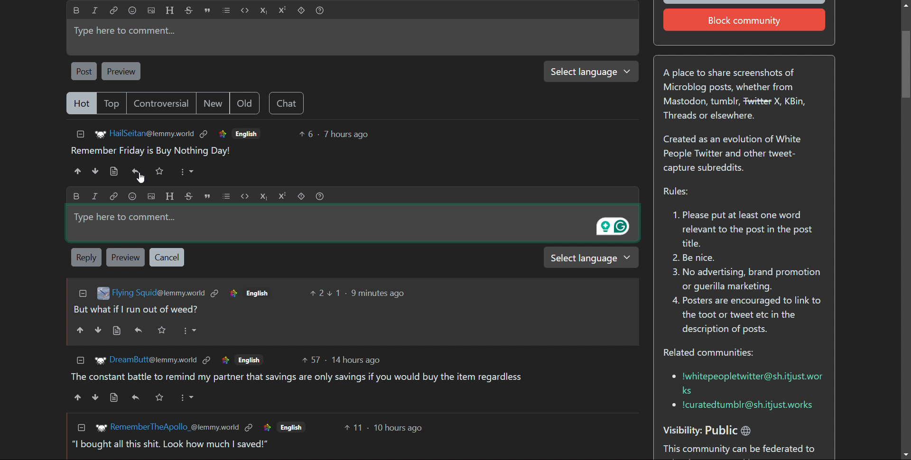 This screenshot has width=911, height=460. I want to click on emoji, so click(132, 10).